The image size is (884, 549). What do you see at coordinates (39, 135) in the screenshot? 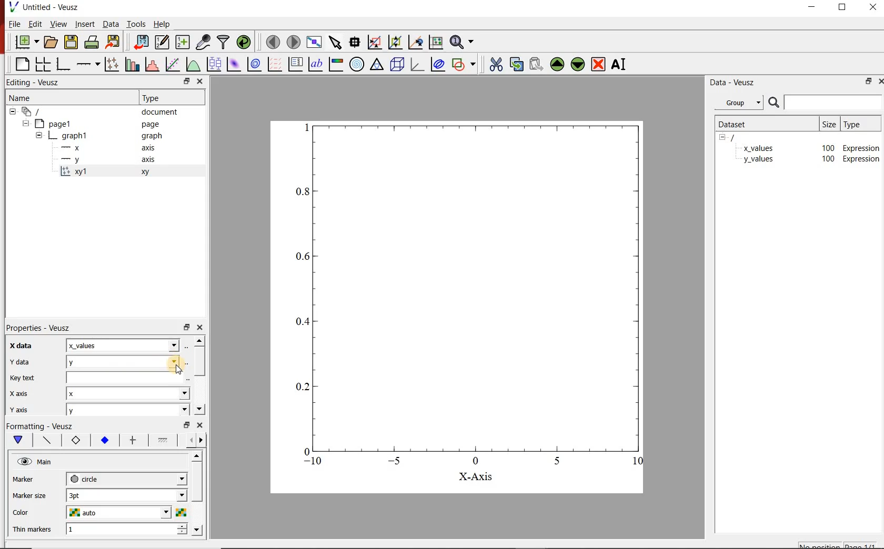
I see `hide` at bounding box center [39, 135].